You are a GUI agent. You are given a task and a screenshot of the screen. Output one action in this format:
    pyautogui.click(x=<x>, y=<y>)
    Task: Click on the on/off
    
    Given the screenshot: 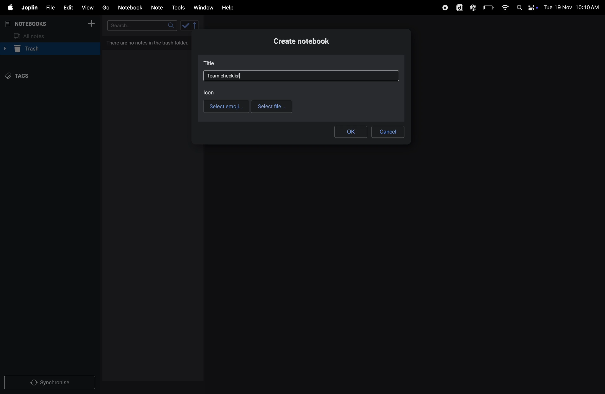 What is the action you would take?
    pyautogui.click(x=533, y=8)
    